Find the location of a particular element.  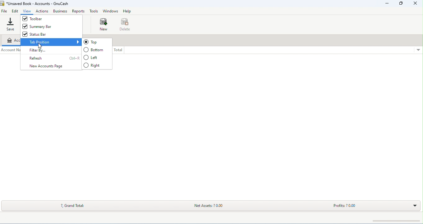

actions is located at coordinates (42, 11).